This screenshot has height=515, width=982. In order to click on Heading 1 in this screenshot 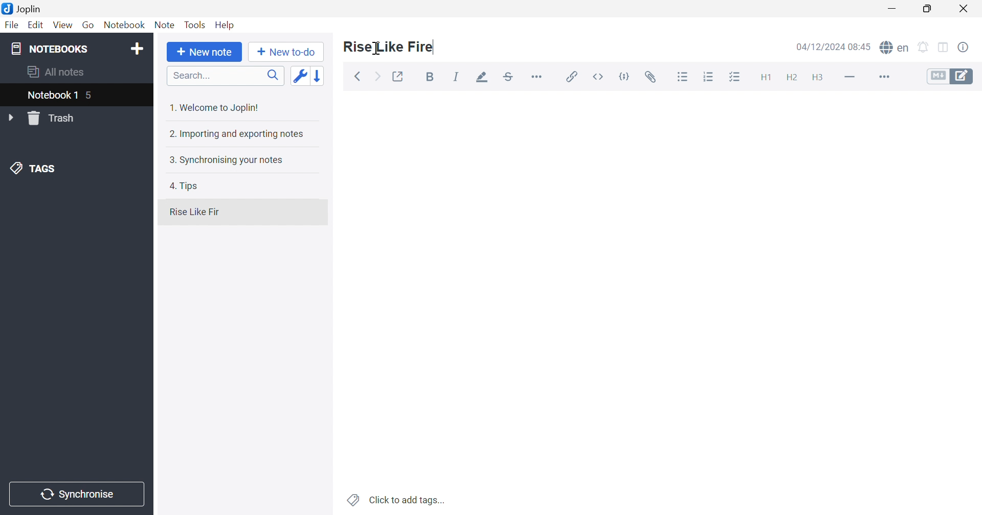, I will do `click(765, 77)`.